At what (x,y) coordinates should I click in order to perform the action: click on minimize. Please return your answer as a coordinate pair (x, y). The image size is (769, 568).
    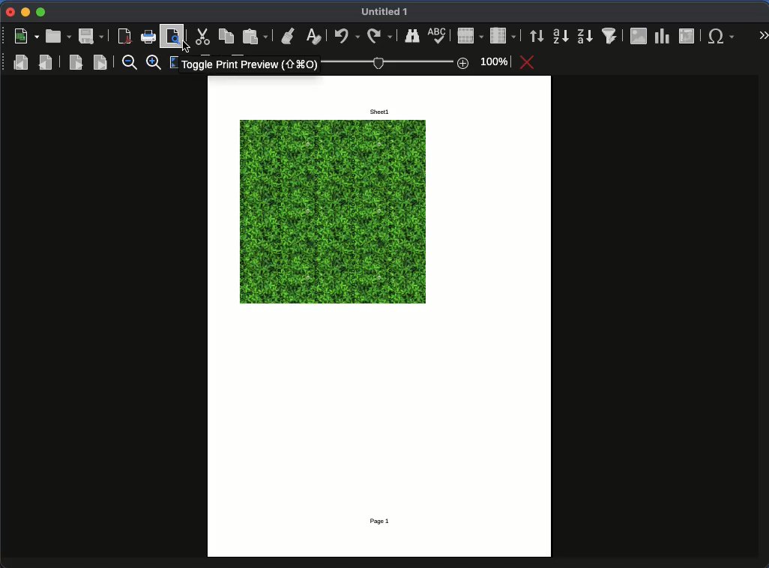
    Looking at the image, I should click on (25, 12).